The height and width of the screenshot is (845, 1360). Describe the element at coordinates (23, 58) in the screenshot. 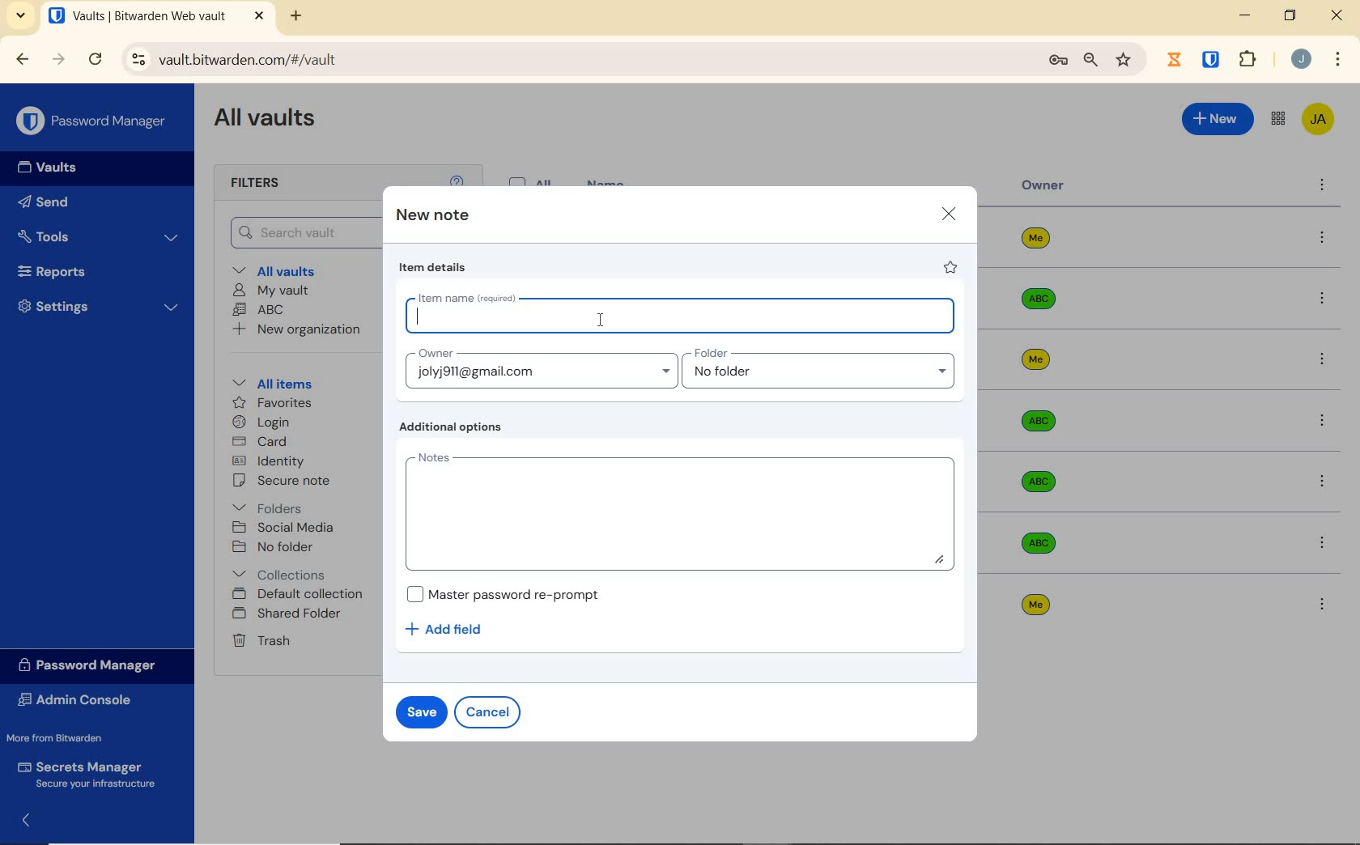

I see `BACK` at that location.